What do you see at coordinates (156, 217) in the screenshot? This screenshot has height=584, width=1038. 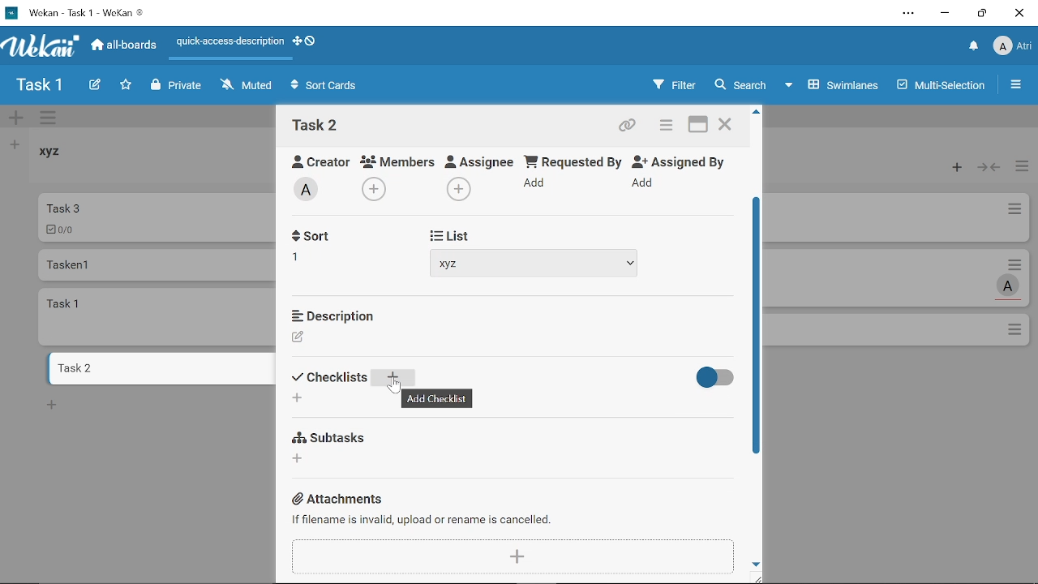 I see `Car` at bounding box center [156, 217].